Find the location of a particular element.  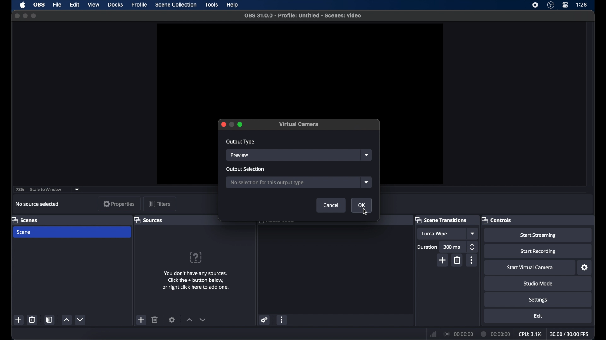

view is located at coordinates (93, 5).